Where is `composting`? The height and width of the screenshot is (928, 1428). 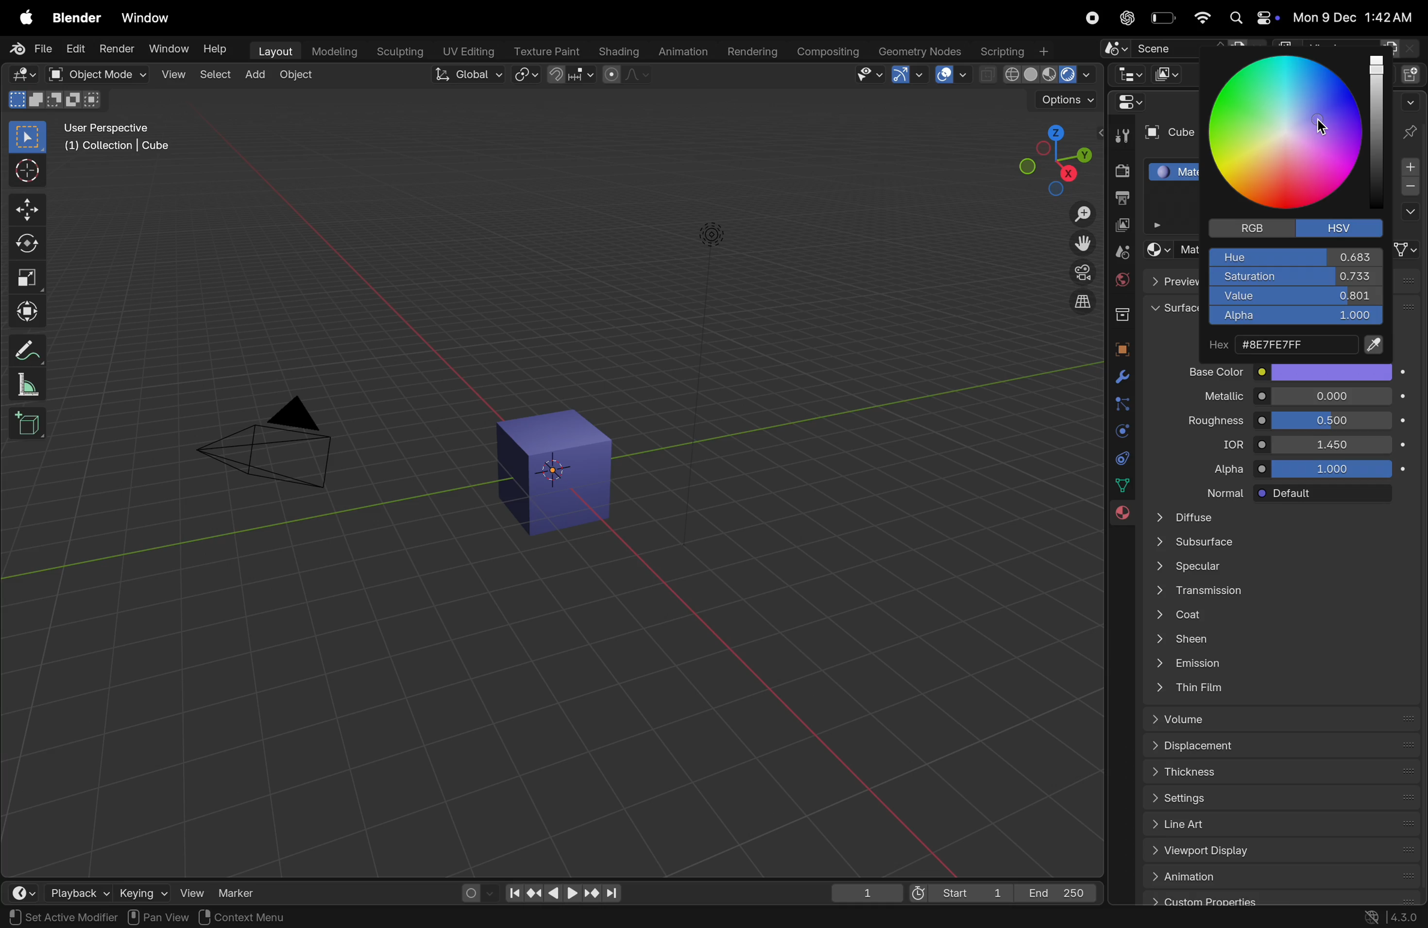
composting is located at coordinates (829, 52).